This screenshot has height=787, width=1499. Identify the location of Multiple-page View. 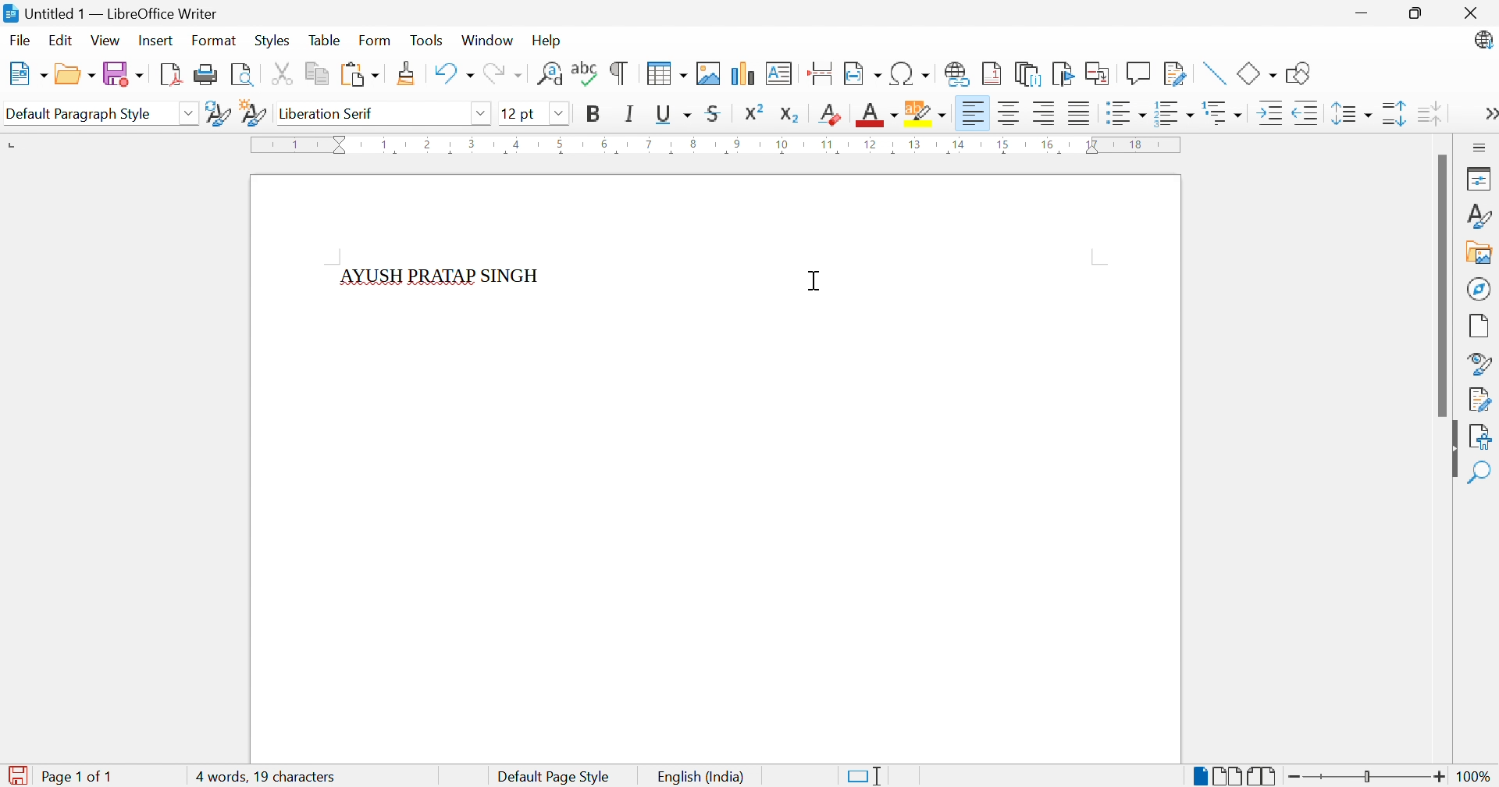
(1230, 774).